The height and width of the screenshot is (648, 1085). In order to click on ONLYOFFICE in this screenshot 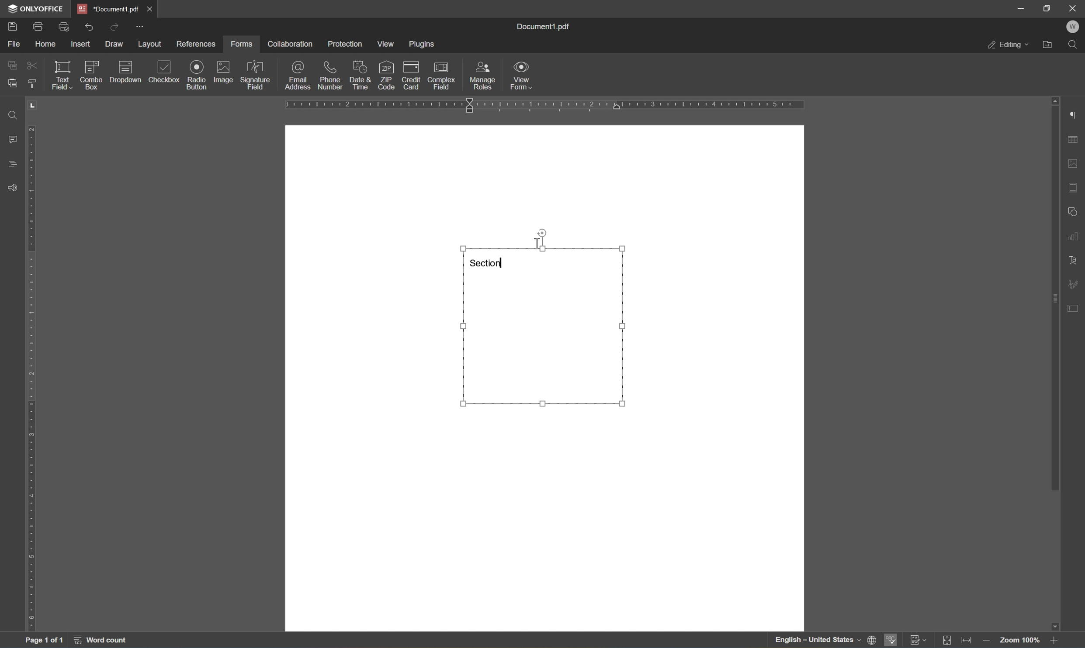, I will do `click(39, 8)`.